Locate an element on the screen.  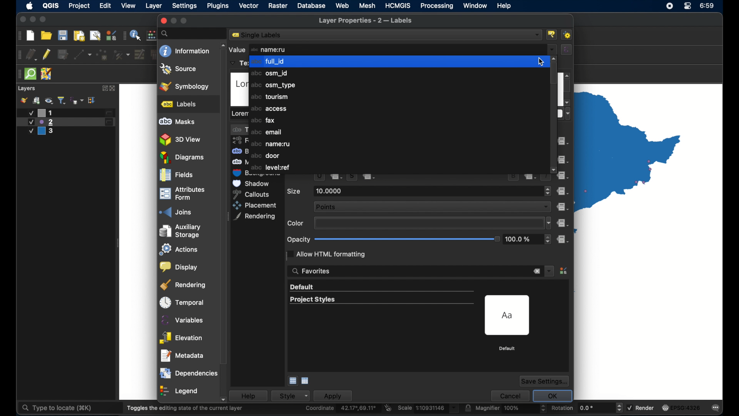
cancel is located at coordinates (509, 395).